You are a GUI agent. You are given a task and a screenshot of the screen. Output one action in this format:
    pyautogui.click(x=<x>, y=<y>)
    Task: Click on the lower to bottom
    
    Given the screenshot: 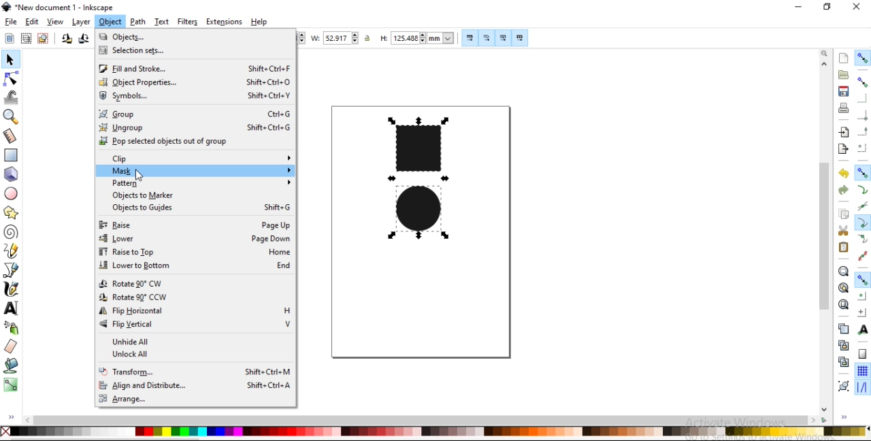 What is the action you would take?
    pyautogui.click(x=195, y=266)
    